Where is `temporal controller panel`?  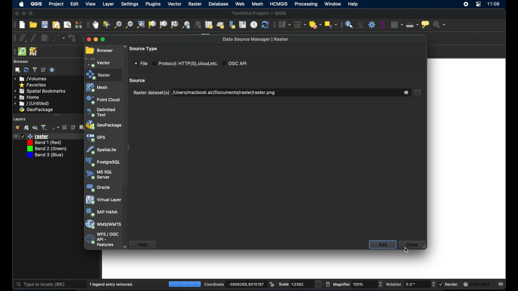
temporal controller panel is located at coordinates (254, 25).